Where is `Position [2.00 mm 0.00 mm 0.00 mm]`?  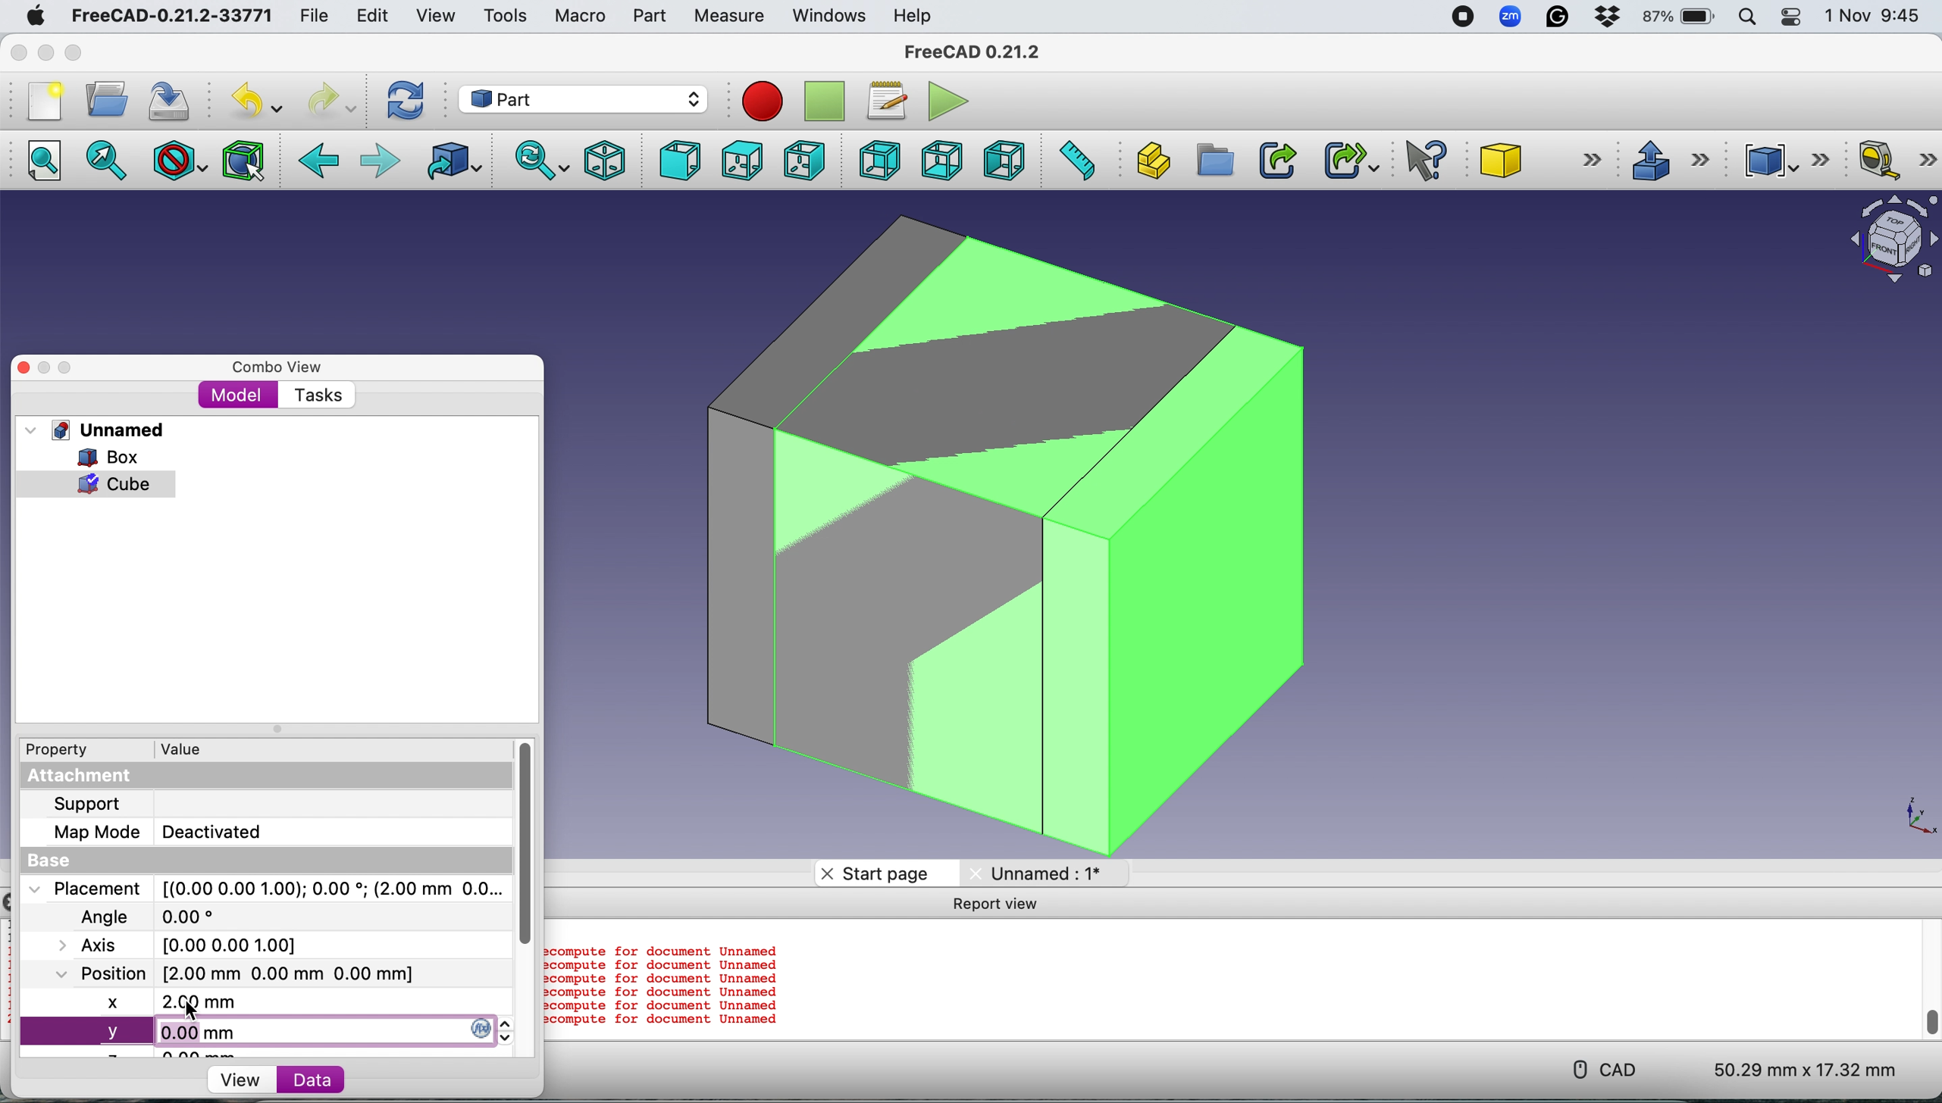 Position [2.00 mm 0.00 mm 0.00 mm] is located at coordinates (231, 973).